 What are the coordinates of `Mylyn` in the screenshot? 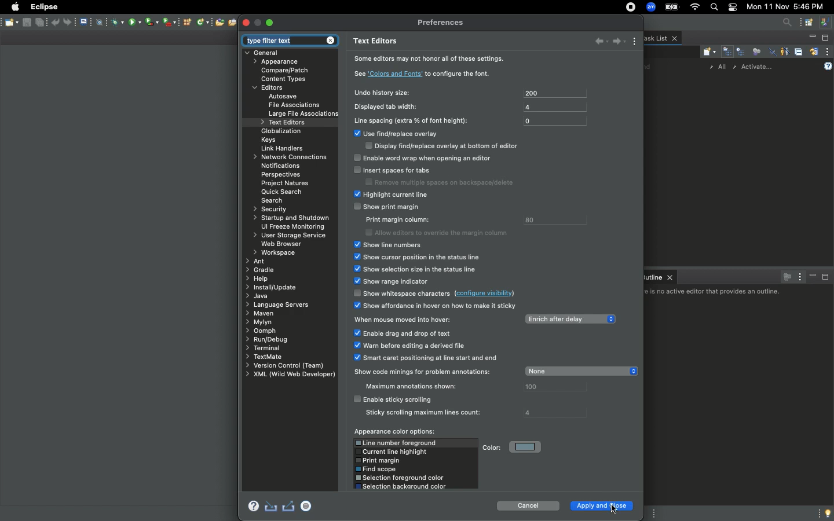 It's located at (259, 322).